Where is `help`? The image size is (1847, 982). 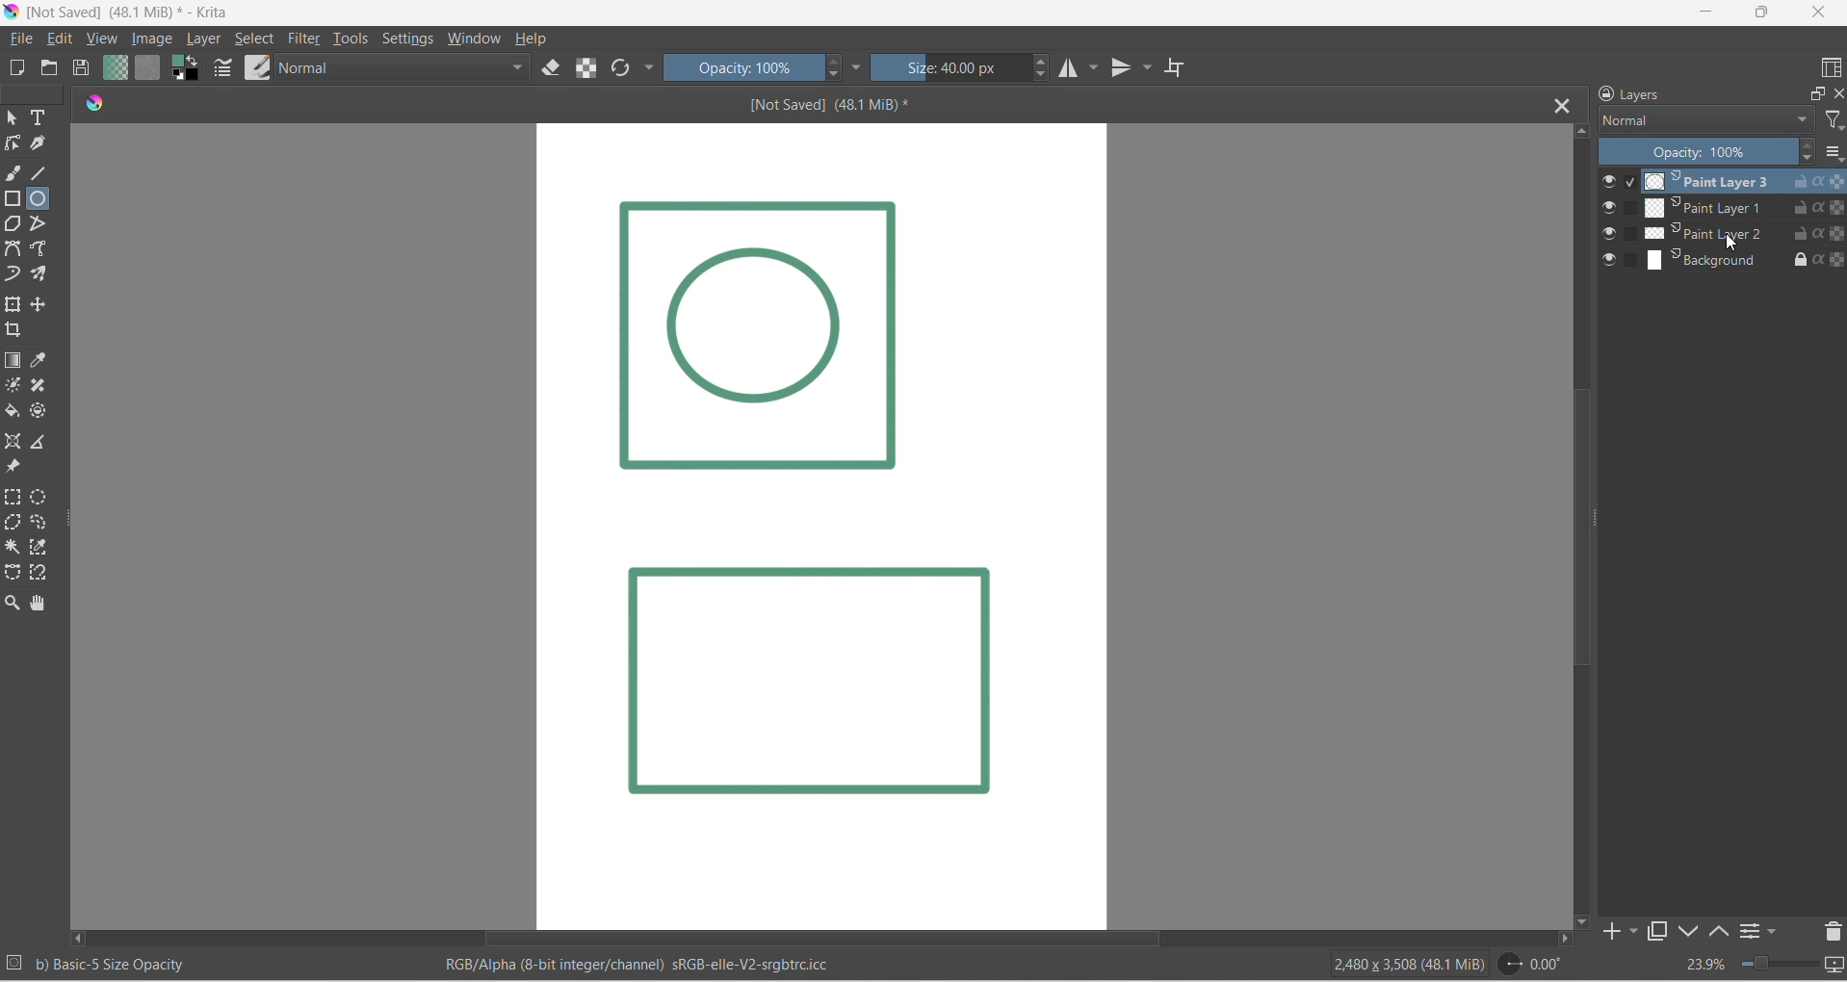 help is located at coordinates (531, 40).